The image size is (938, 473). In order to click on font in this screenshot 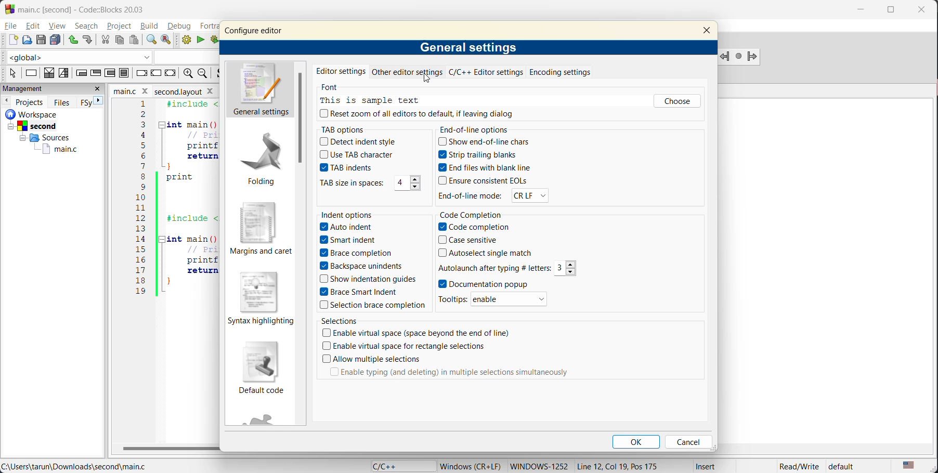, I will do `click(334, 88)`.